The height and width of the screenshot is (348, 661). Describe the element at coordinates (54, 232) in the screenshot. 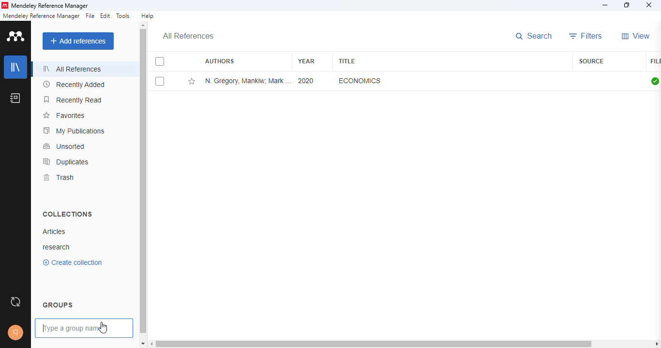

I see `articles` at that location.